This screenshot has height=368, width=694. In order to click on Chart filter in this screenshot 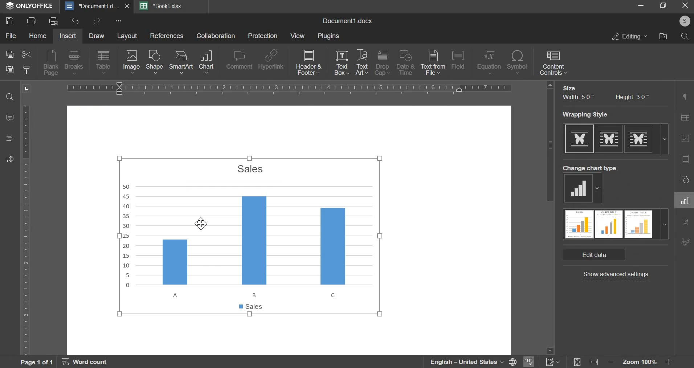, I will do `click(685, 262)`.